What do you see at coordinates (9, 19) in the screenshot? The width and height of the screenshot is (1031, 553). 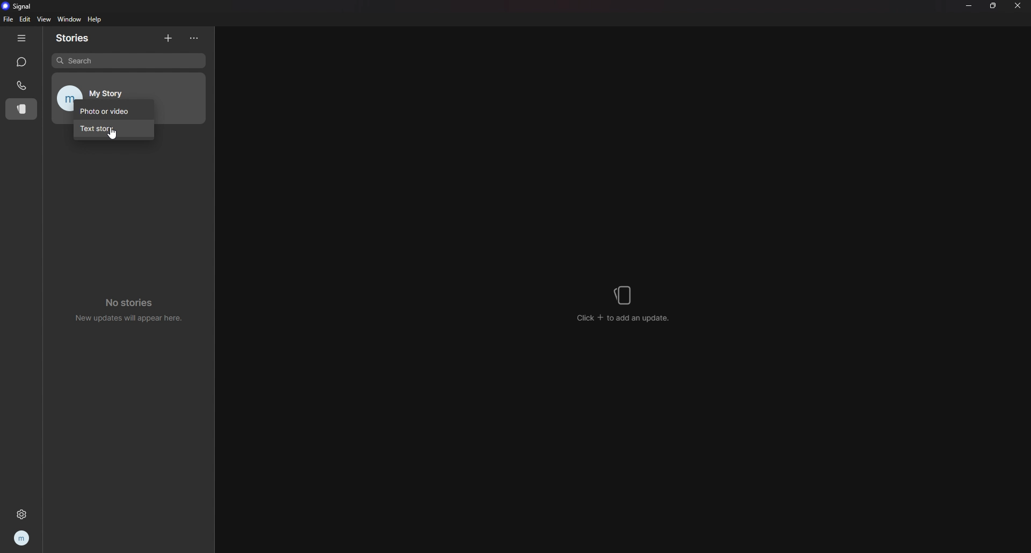 I see `file` at bounding box center [9, 19].